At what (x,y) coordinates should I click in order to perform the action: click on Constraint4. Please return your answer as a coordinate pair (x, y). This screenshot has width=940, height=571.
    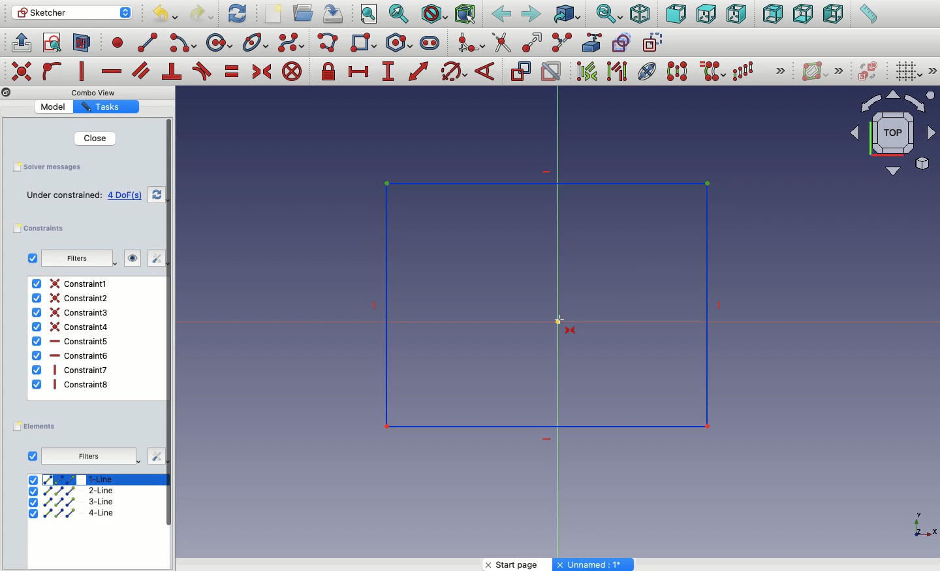
    Looking at the image, I should click on (71, 327).